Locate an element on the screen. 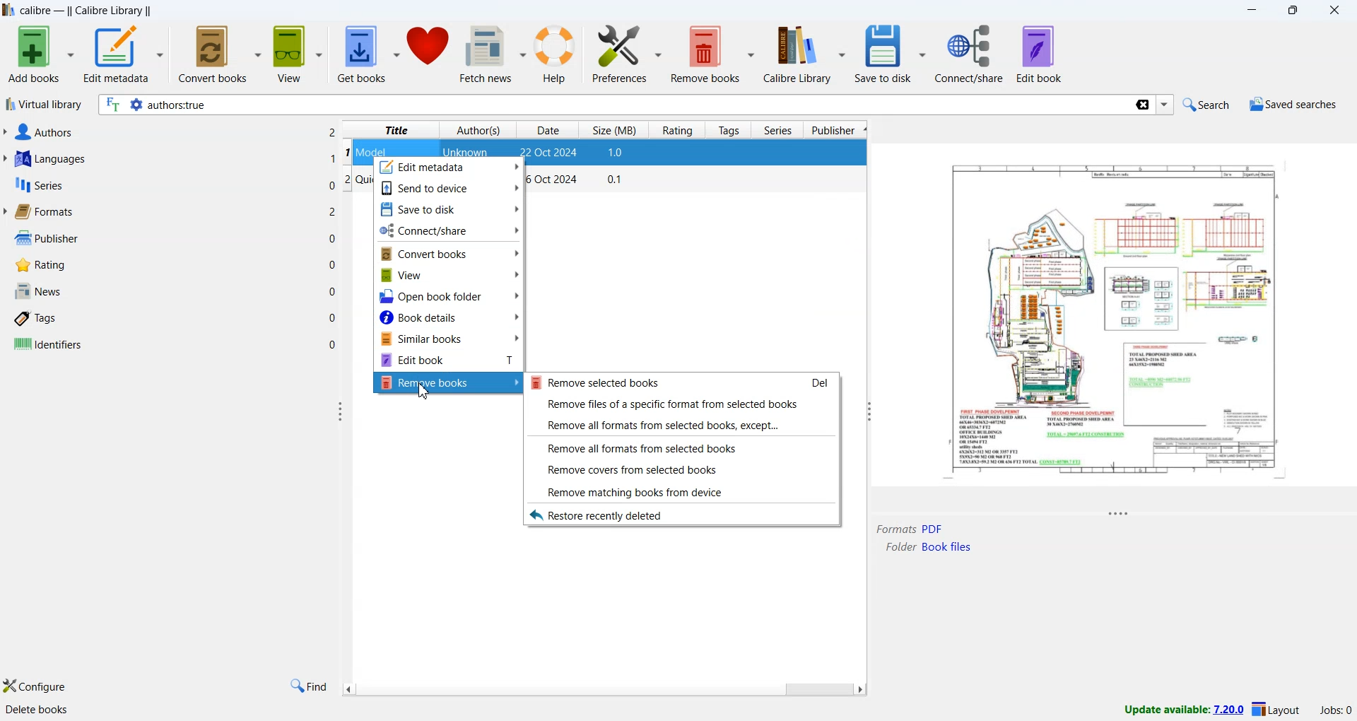 The image size is (1357, 721). saved searches is located at coordinates (1292, 106).